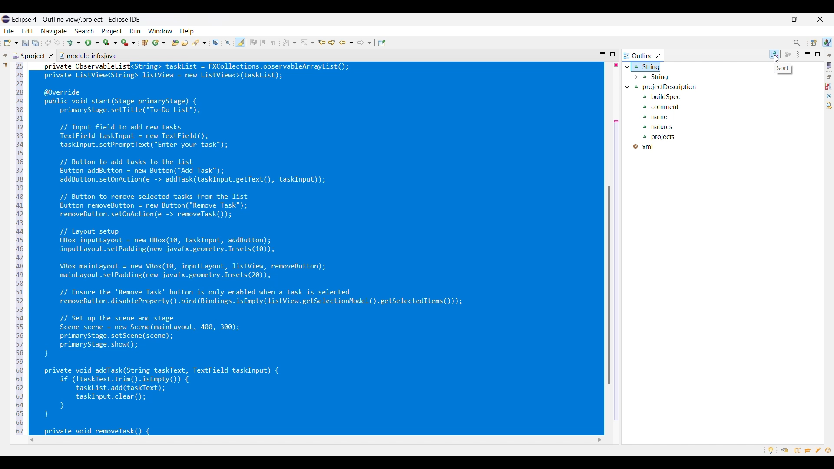 This screenshot has height=469, width=834. I want to click on Edit menu, so click(28, 31).